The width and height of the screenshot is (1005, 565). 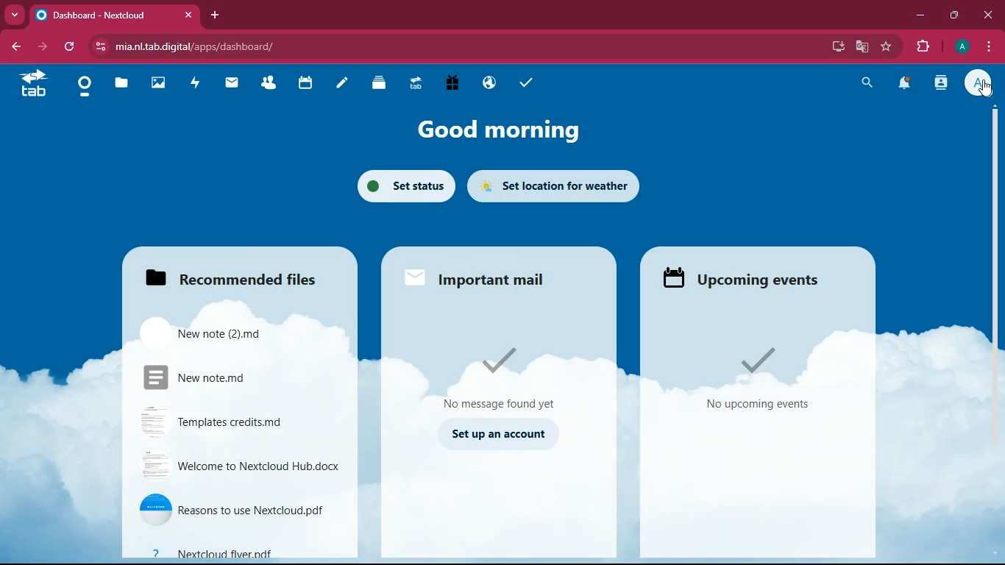 I want to click on layers, so click(x=383, y=84).